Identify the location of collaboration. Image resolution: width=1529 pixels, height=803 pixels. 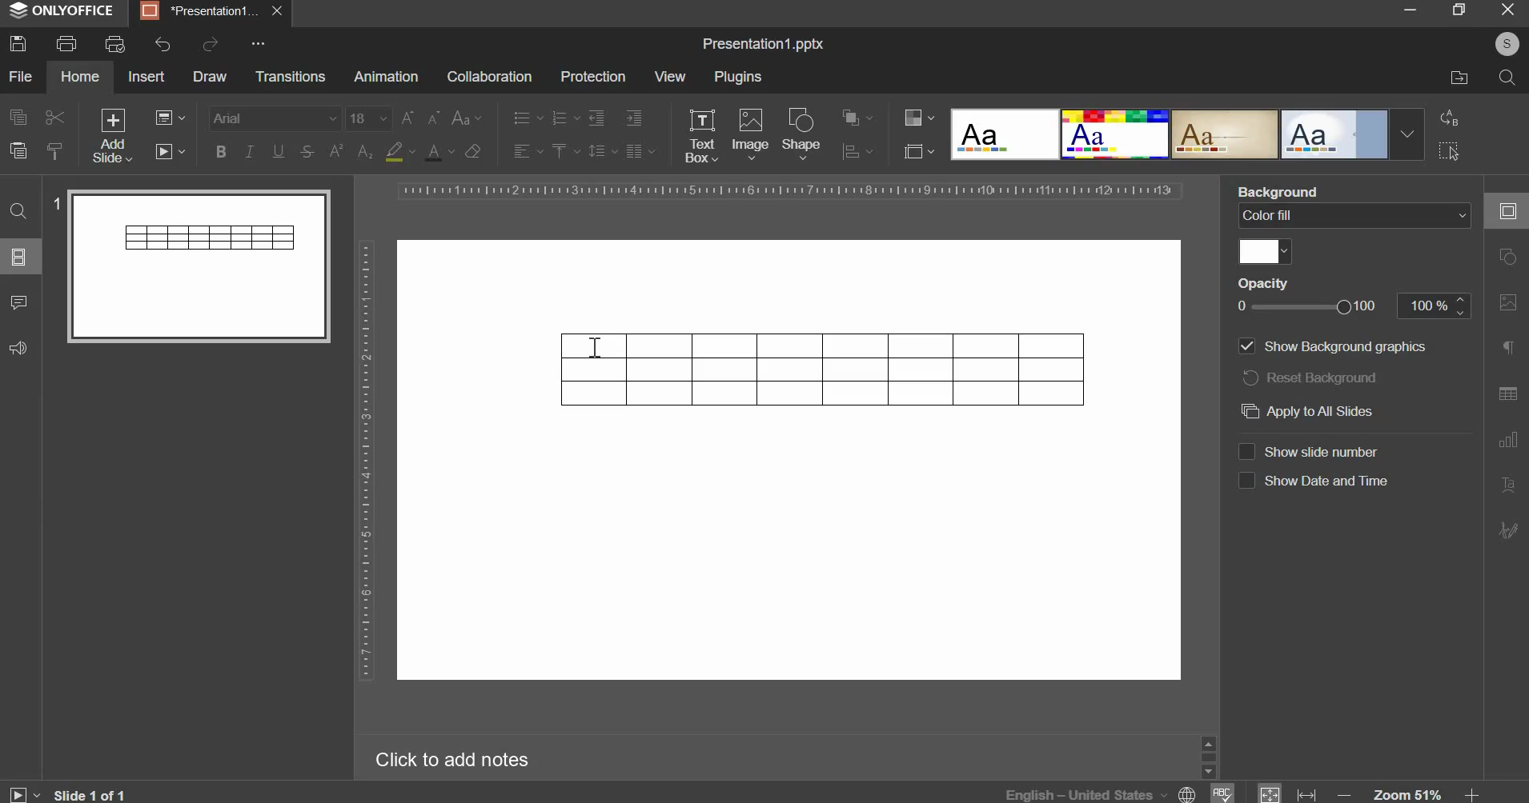
(488, 76).